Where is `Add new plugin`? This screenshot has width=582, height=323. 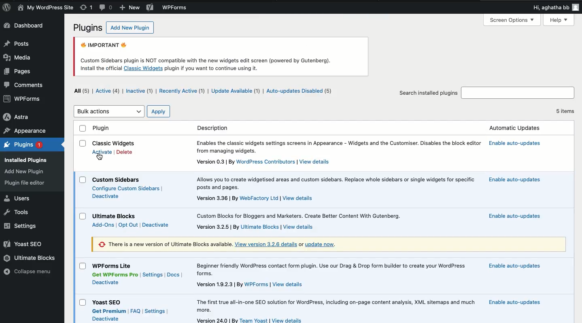
Add new plugin is located at coordinates (128, 28).